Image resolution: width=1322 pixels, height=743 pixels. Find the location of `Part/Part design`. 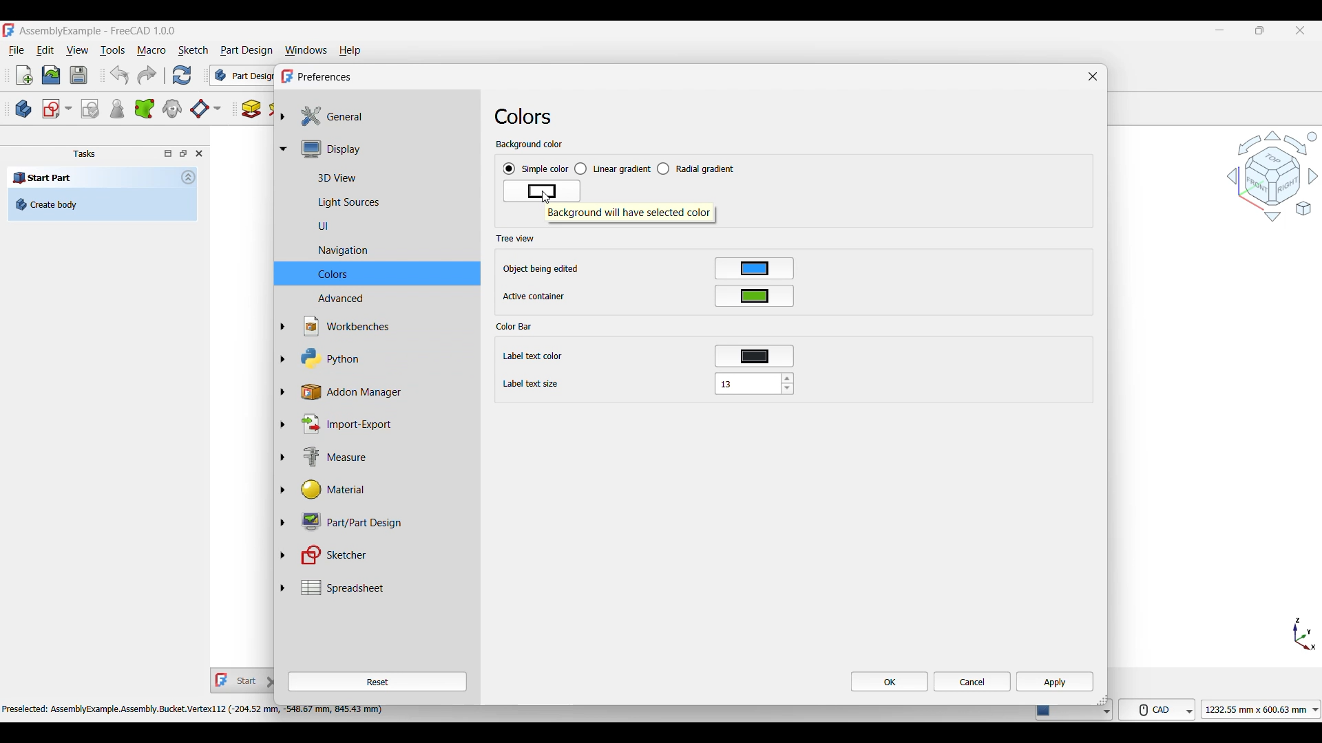

Part/Part design is located at coordinates (385, 521).